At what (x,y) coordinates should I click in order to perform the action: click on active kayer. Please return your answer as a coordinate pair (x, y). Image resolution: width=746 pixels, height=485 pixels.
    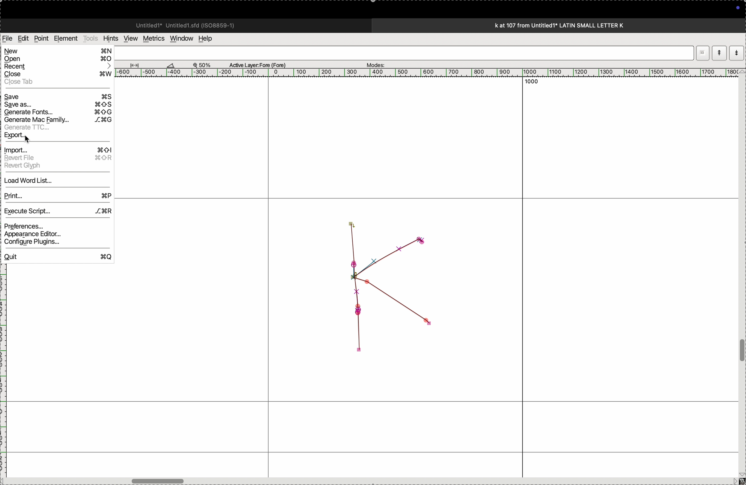
    Looking at the image, I should click on (261, 64).